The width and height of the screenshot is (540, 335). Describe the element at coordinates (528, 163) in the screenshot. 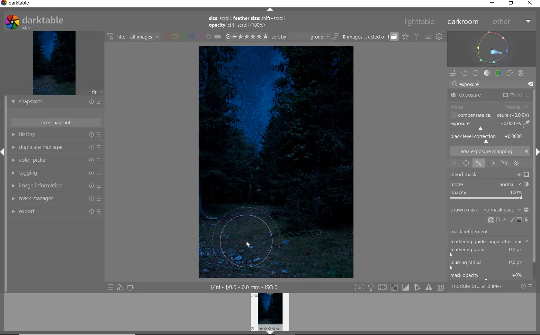

I see `BLENDING OPTIONS` at that location.